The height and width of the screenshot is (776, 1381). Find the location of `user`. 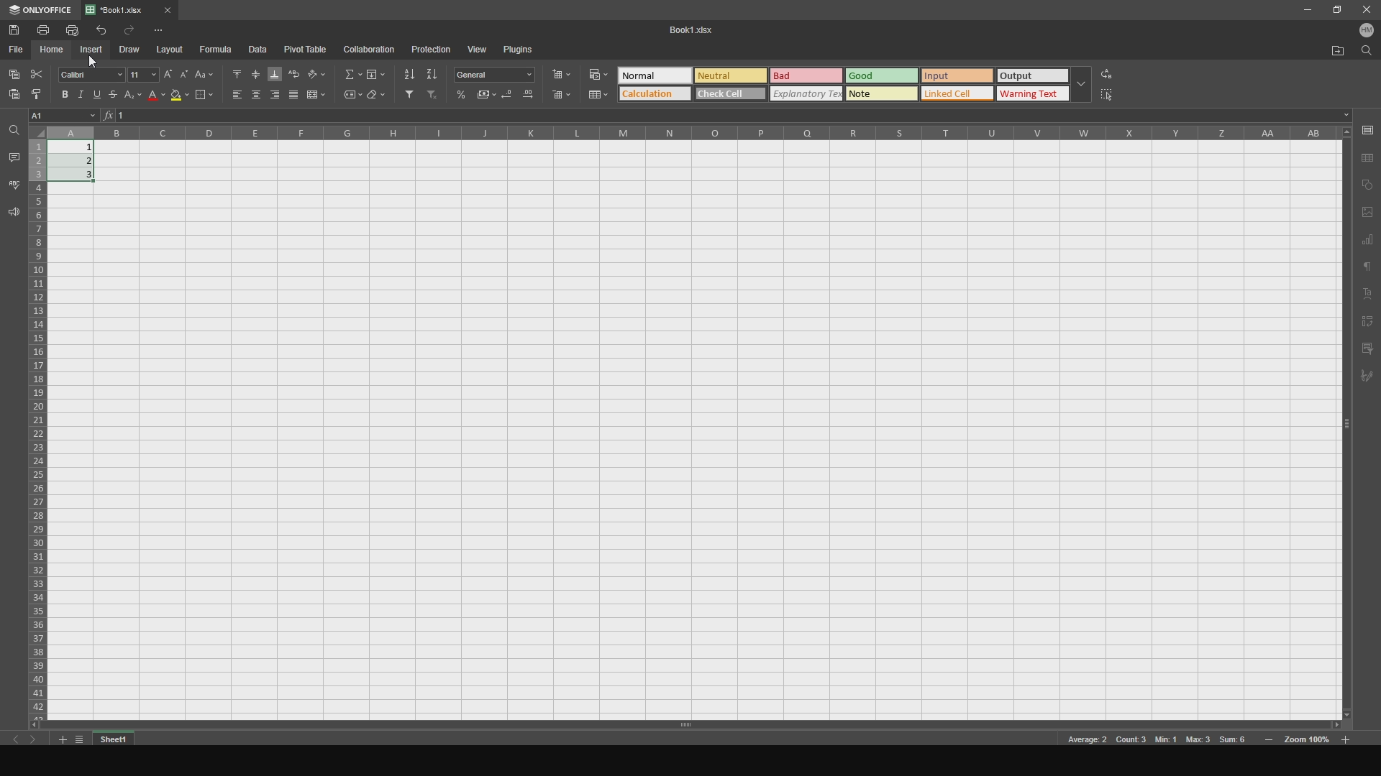

user is located at coordinates (1368, 33).